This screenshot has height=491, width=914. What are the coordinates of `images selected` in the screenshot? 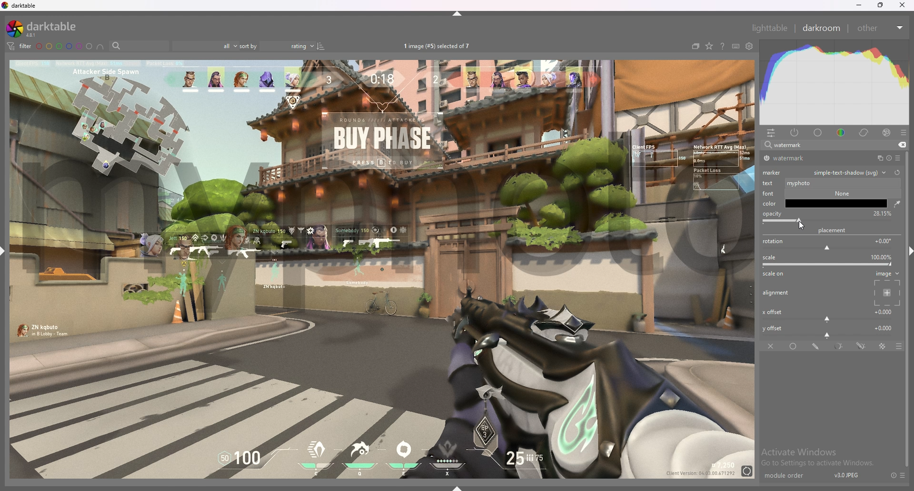 It's located at (438, 46).